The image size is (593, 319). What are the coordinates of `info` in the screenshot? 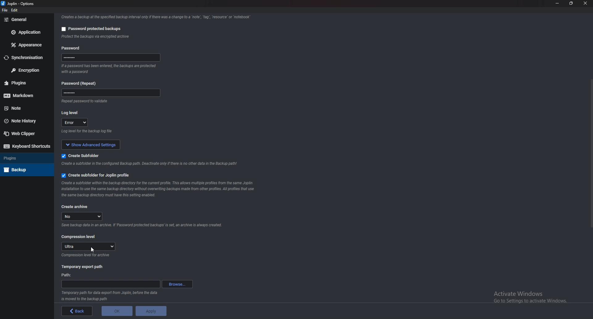 It's located at (110, 132).